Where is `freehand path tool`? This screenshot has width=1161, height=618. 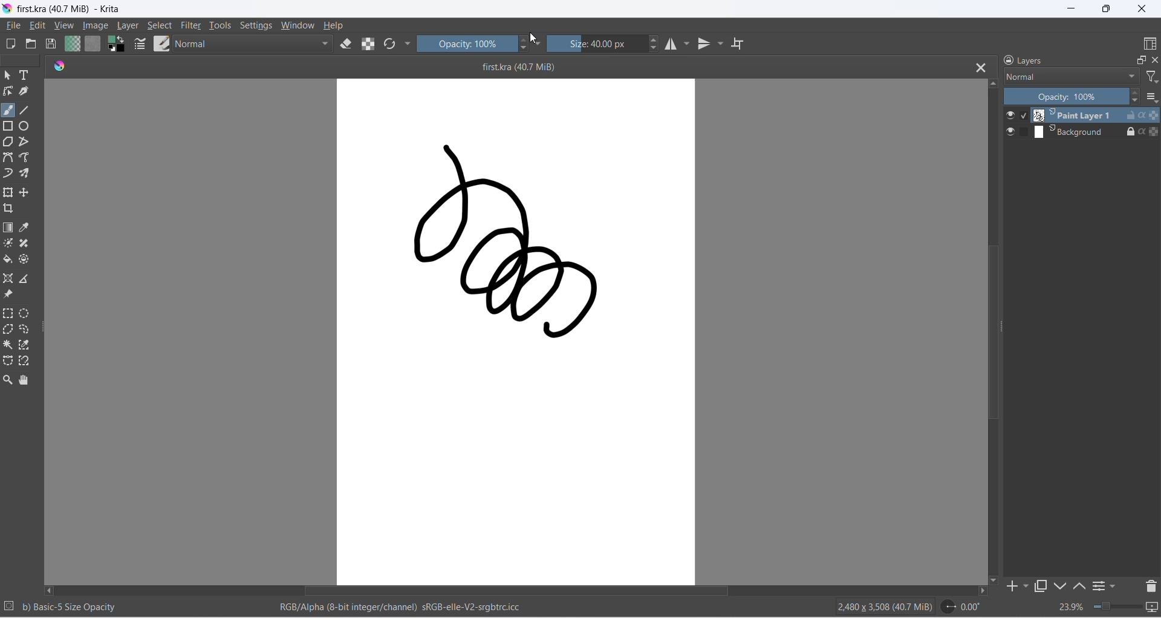
freehand path tool is located at coordinates (25, 157).